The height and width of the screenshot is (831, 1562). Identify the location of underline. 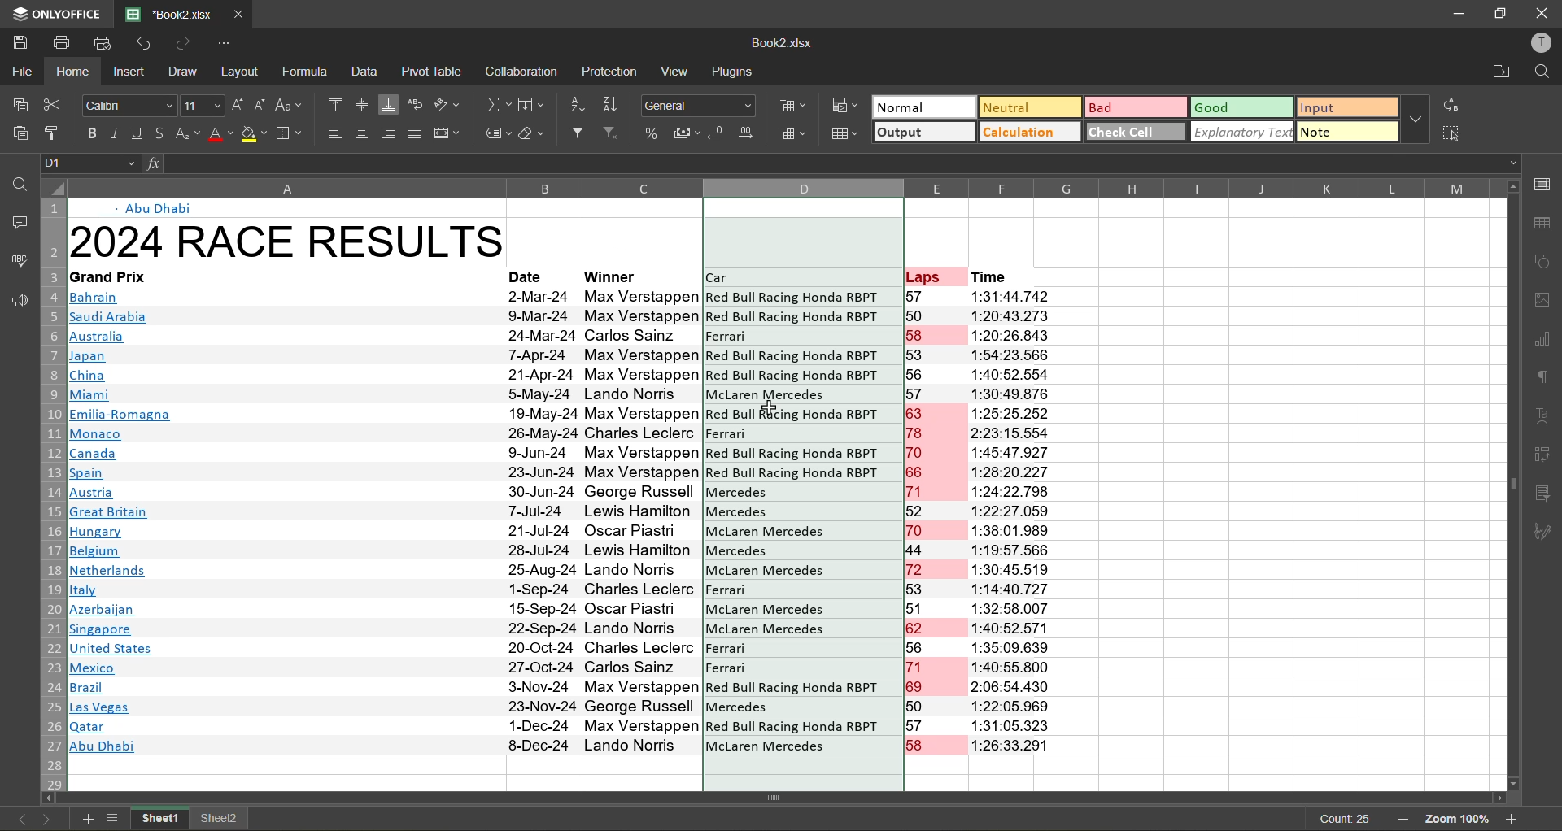
(138, 133).